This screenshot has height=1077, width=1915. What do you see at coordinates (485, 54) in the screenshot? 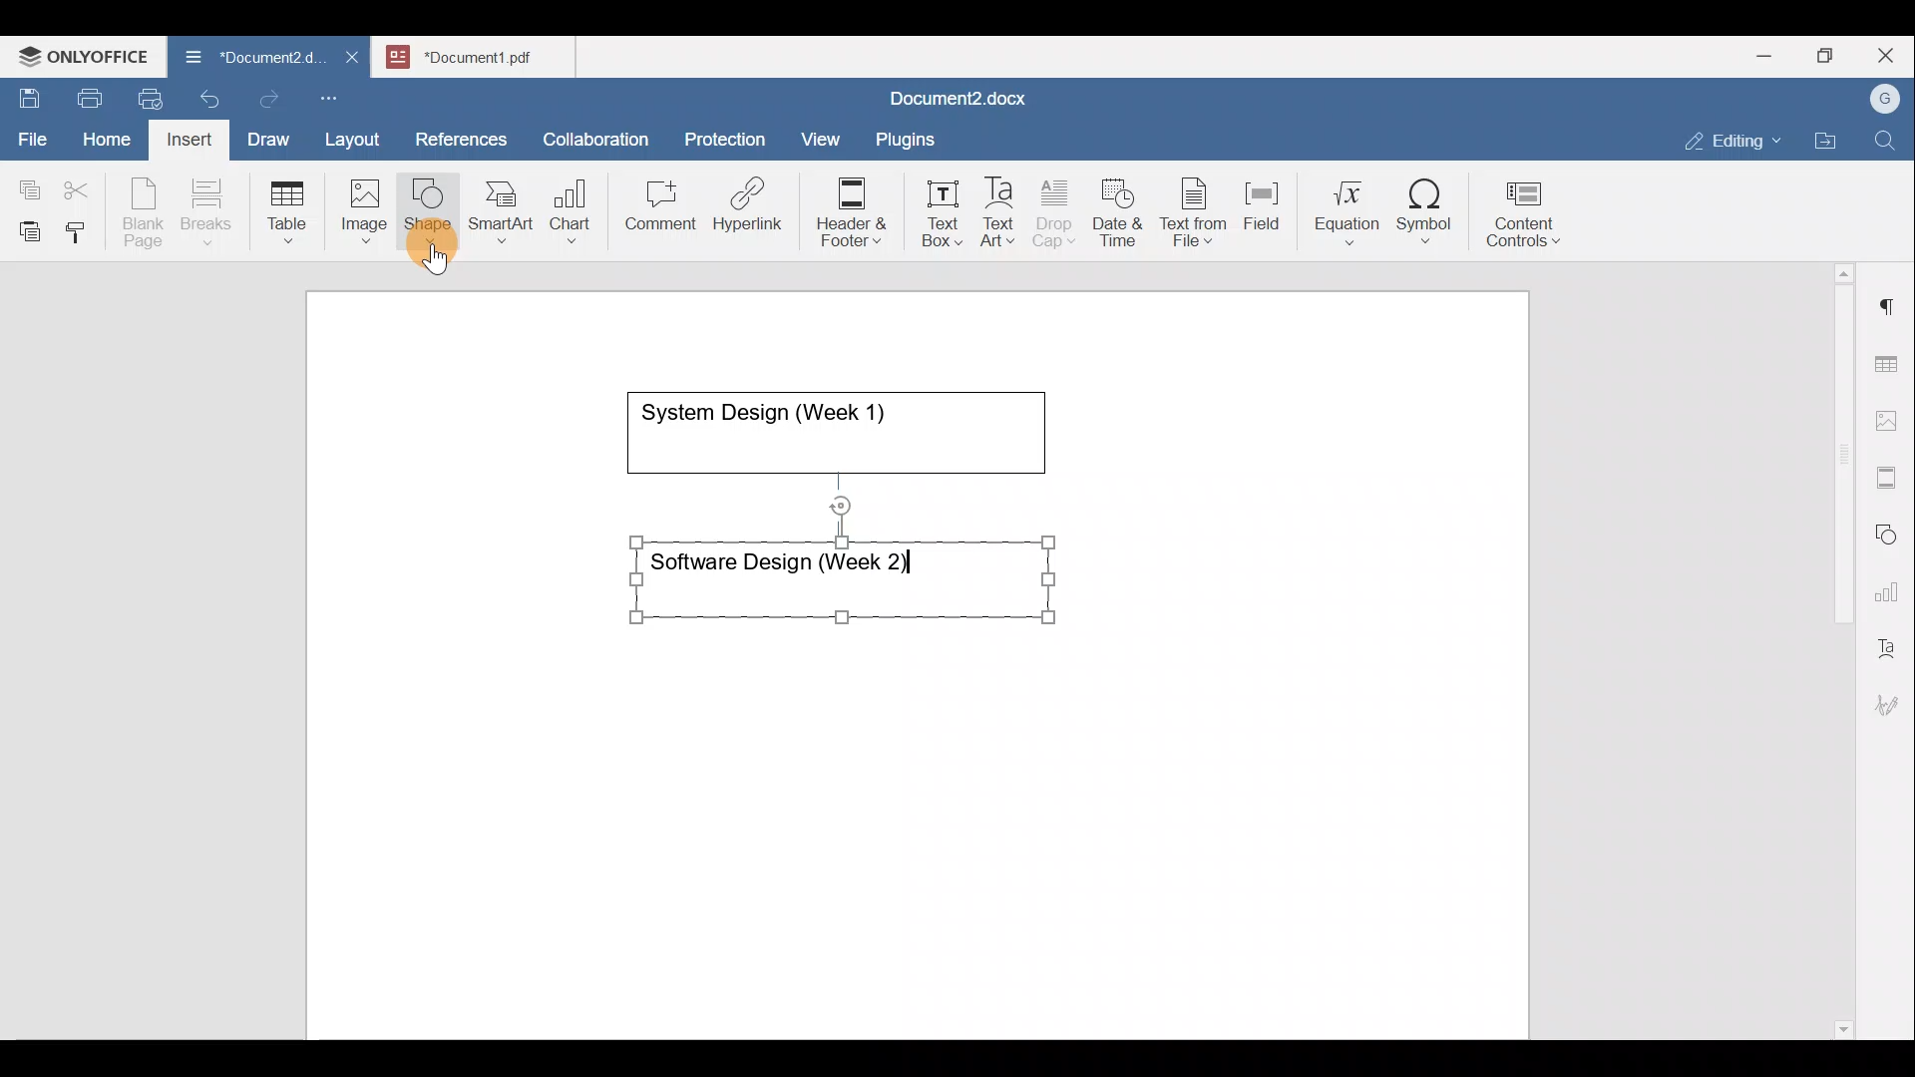
I see `Document name` at bounding box center [485, 54].